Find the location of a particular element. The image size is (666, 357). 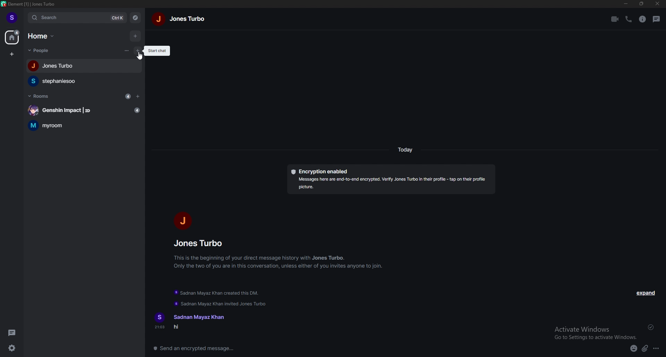

minimize is located at coordinates (626, 3).